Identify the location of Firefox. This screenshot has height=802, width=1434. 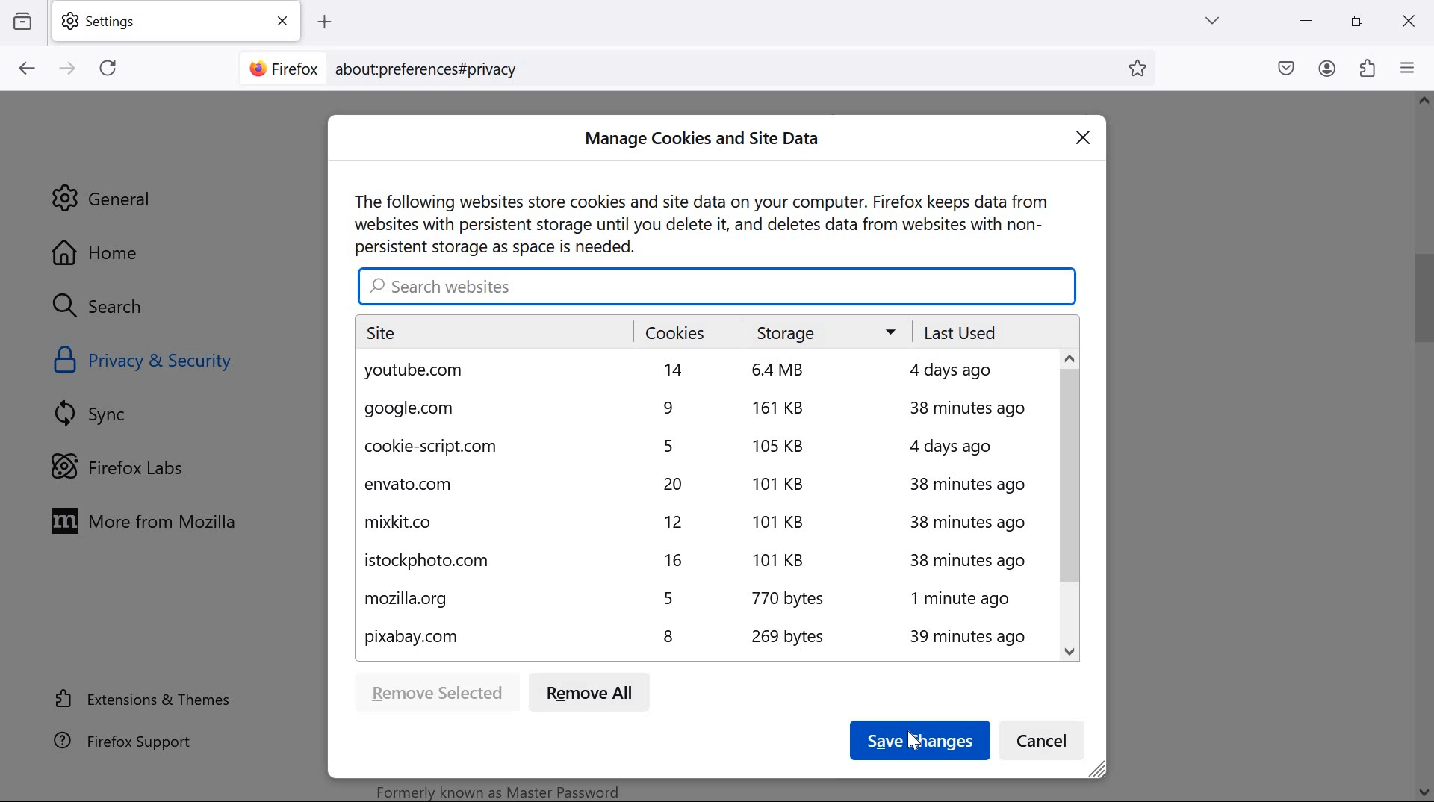
(282, 66).